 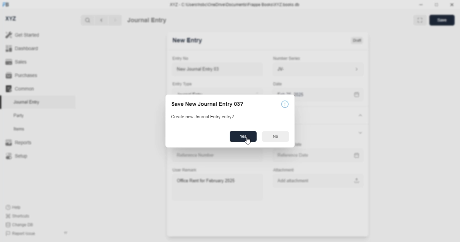 What do you see at coordinates (180, 58) in the screenshot?
I see `entry no` at bounding box center [180, 58].